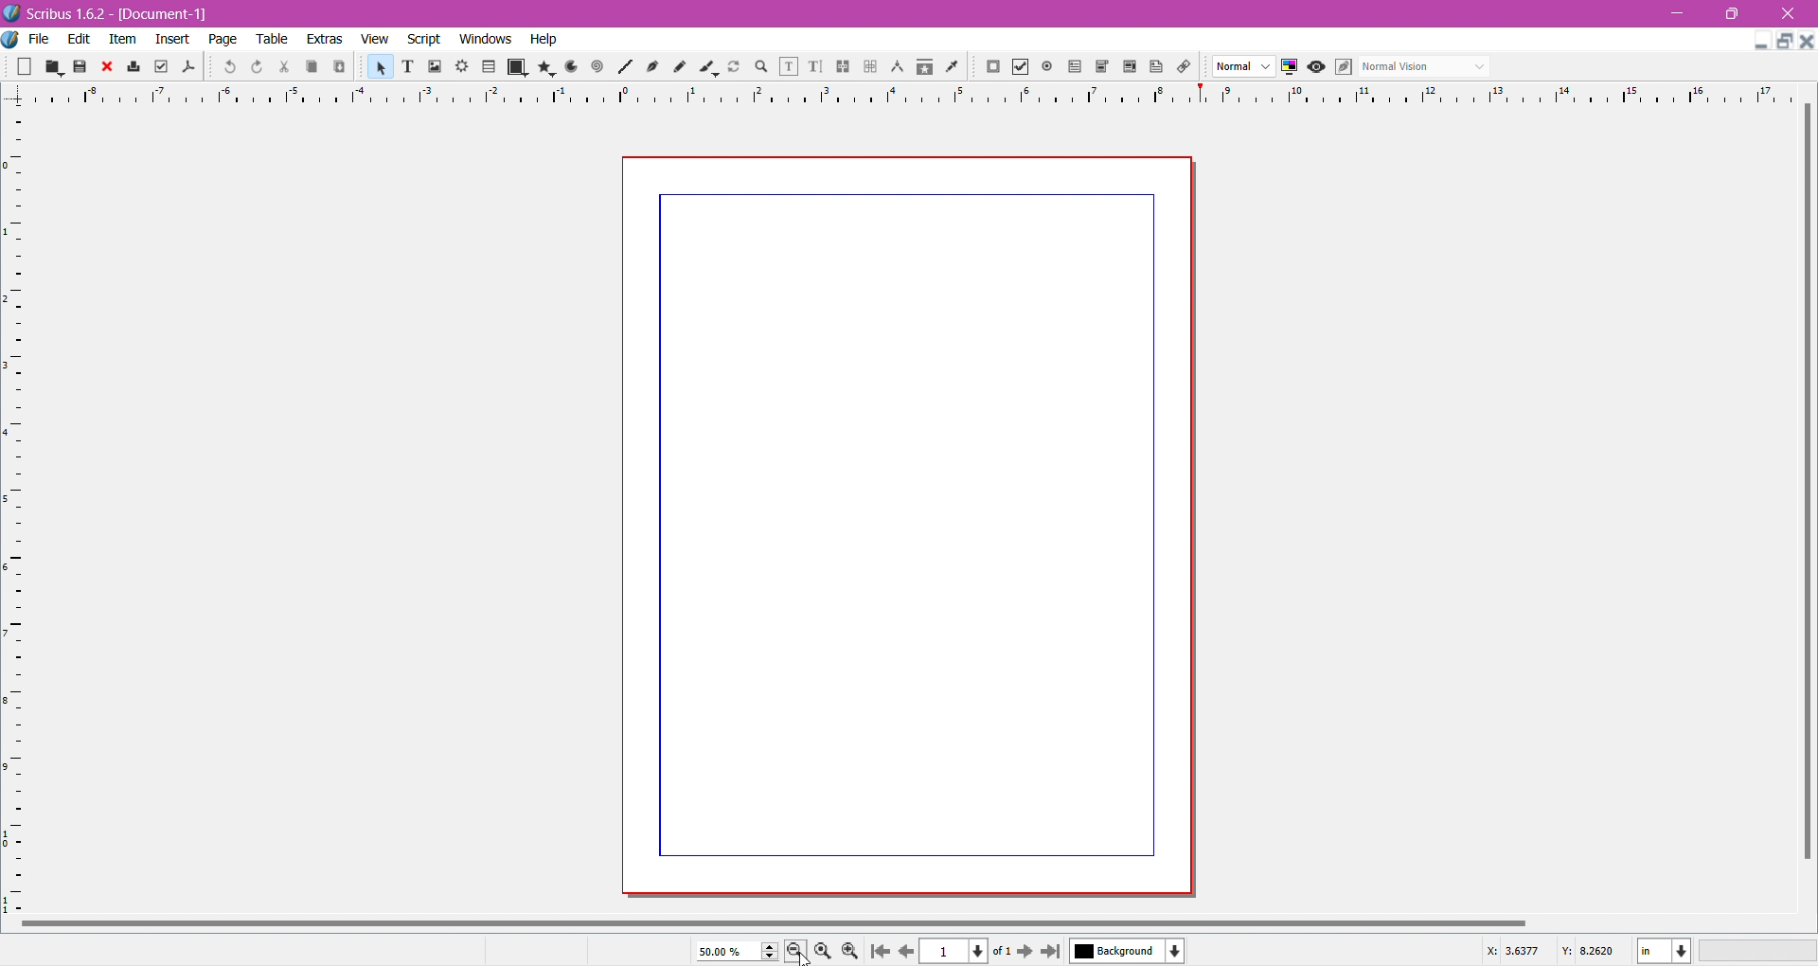 This screenshot has height=966, width=1818. I want to click on Spiral, so click(597, 67).